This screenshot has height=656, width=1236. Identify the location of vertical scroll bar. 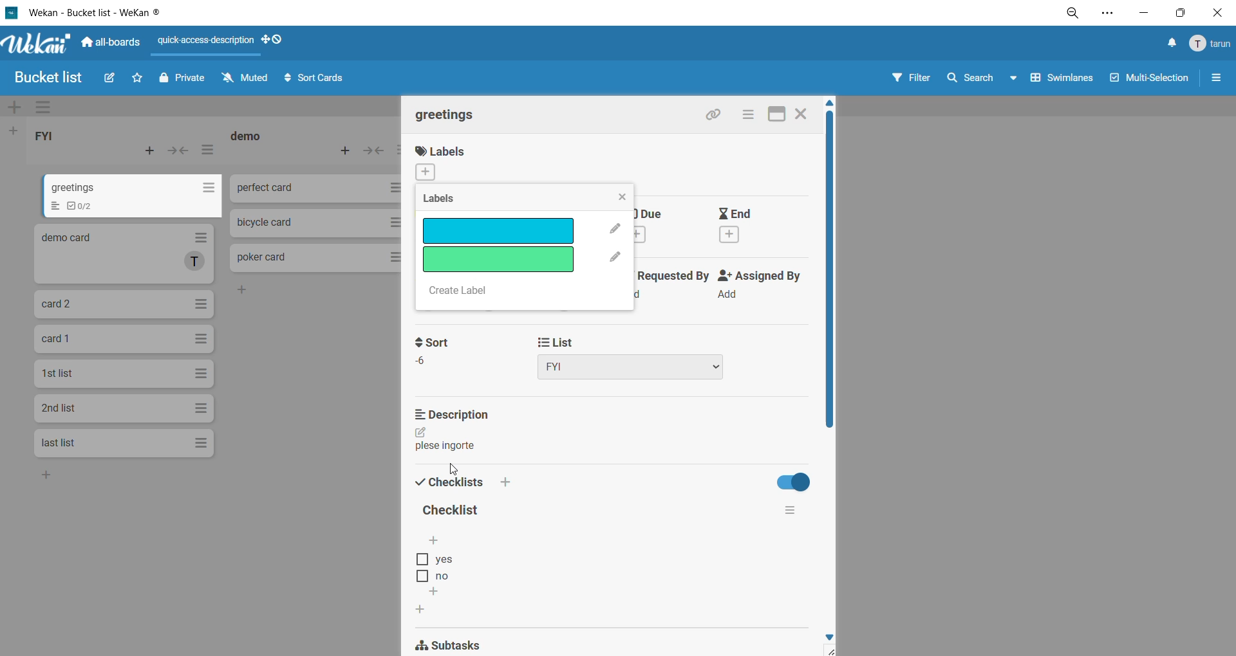
(830, 270).